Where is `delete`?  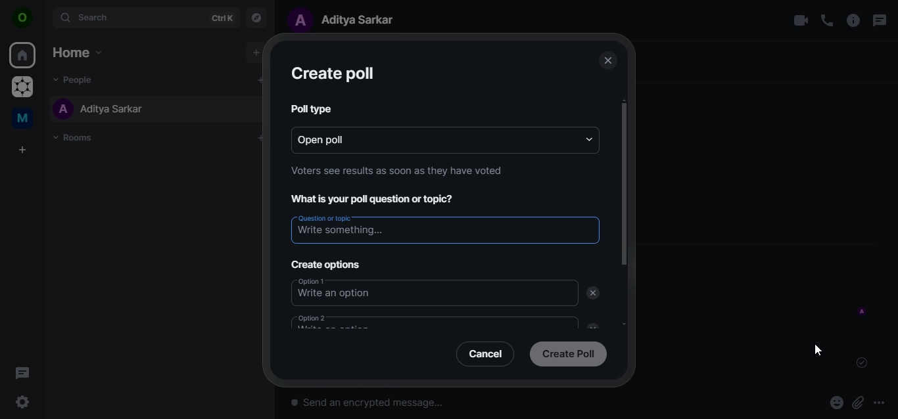
delete is located at coordinates (593, 294).